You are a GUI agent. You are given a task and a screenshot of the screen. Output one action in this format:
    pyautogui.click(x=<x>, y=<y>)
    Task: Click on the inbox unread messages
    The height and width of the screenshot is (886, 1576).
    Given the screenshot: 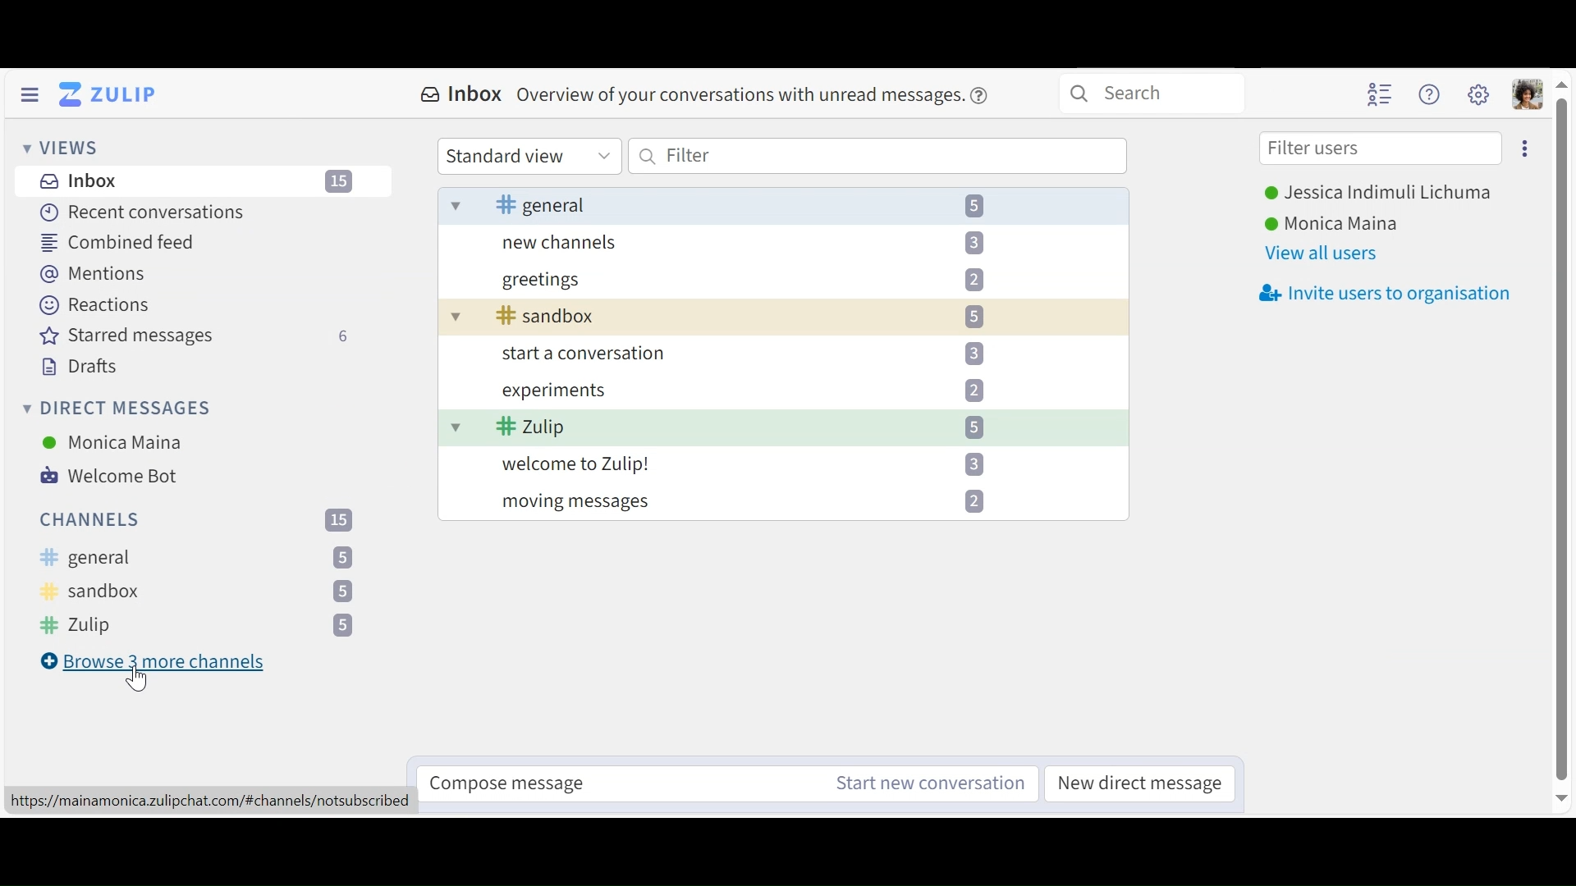 What is the action you would take?
    pyautogui.click(x=785, y=203)
    